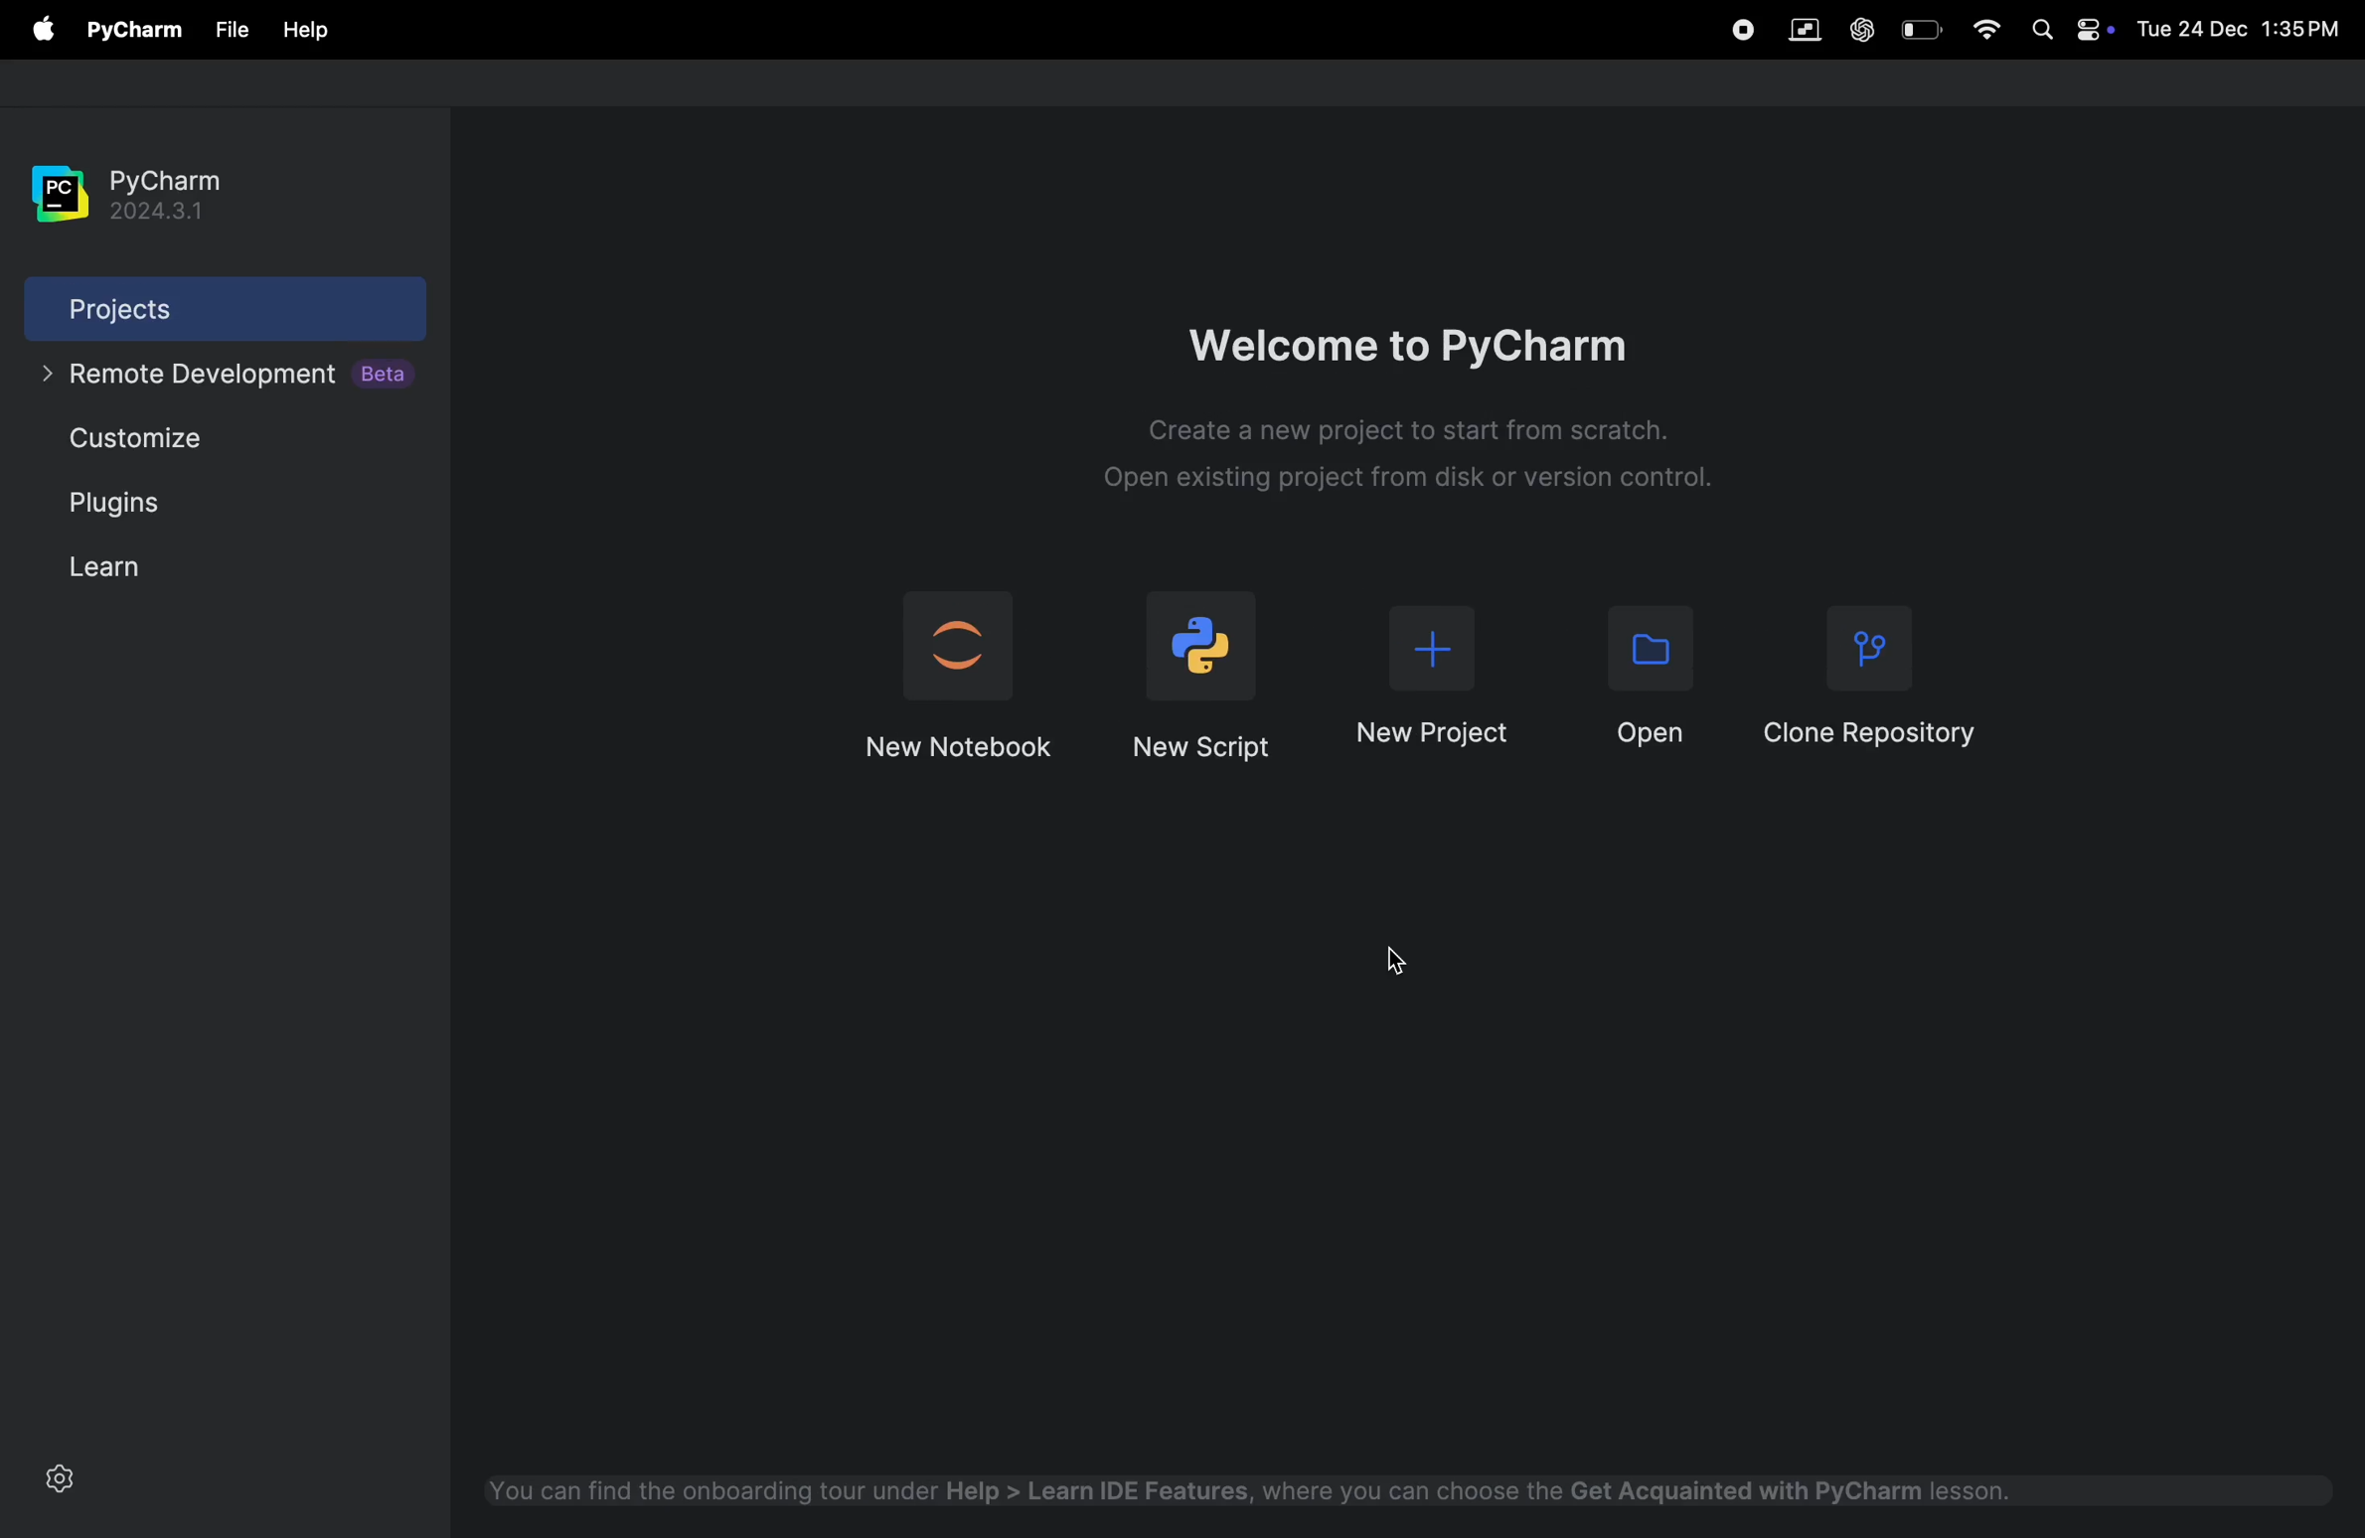 The height and width of the screenshot is (1538, 2365). I want to click on plugins, so click(105, 499).